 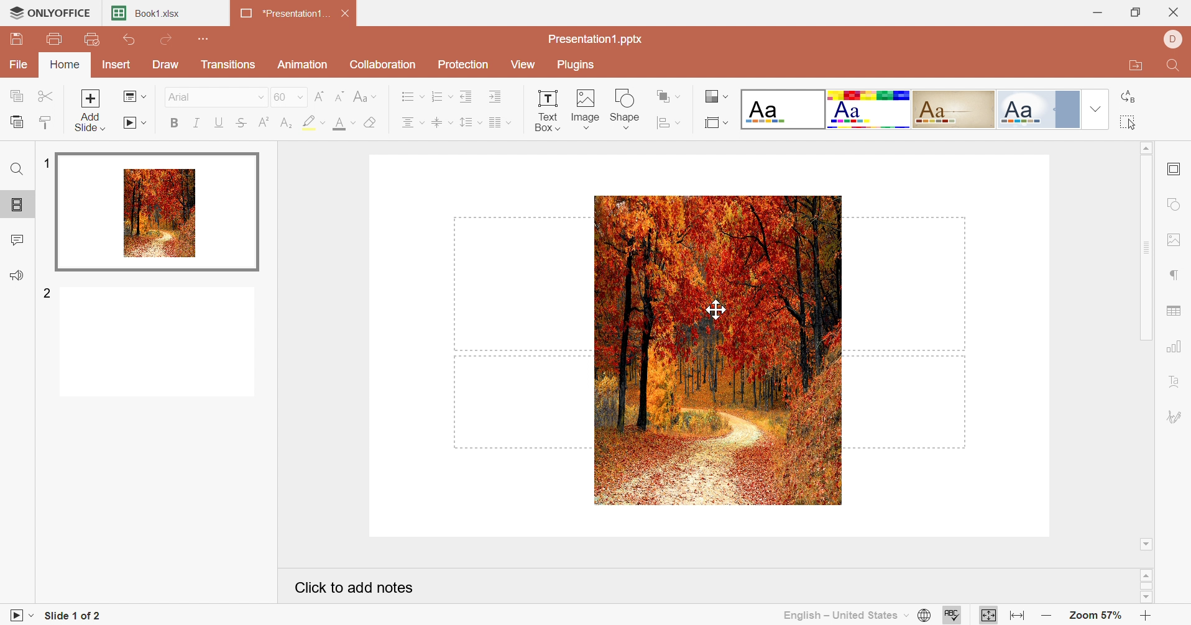 What do you see at coordinates (924, 617) in the screenshot?
I see `Set document language` at bounding box center [924, 617].